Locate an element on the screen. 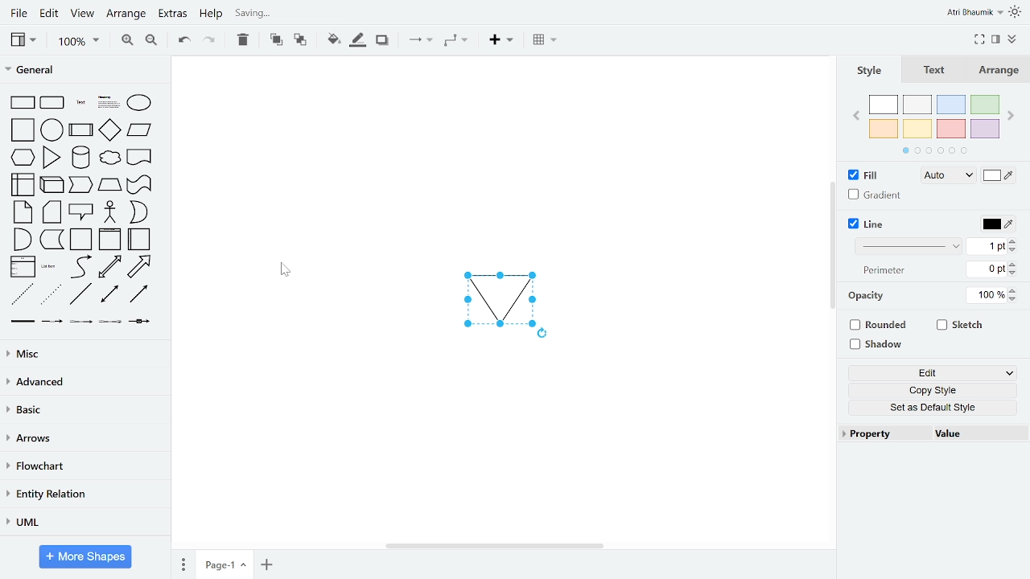 This screenshot has width=1030, height=579. advanced is located at coordinates (83, 384).